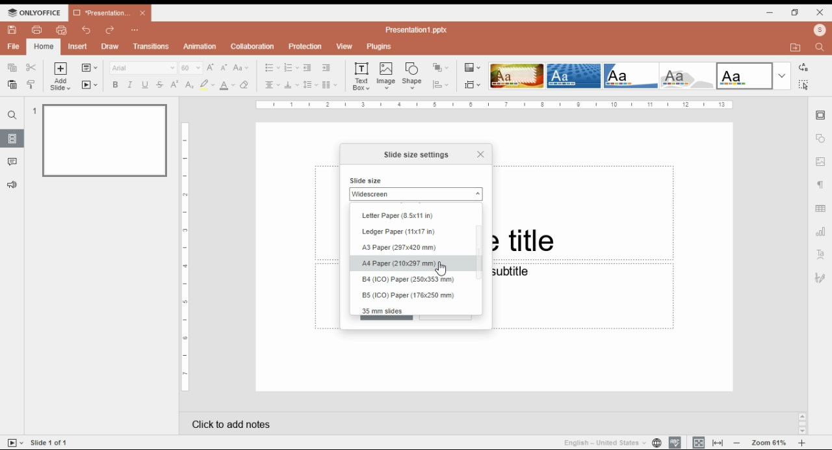 The width and height of the screenshot is (832, 450). Describe the element at coordinates (415, 194) in the screenshot. I see `Widescreen` at that location.